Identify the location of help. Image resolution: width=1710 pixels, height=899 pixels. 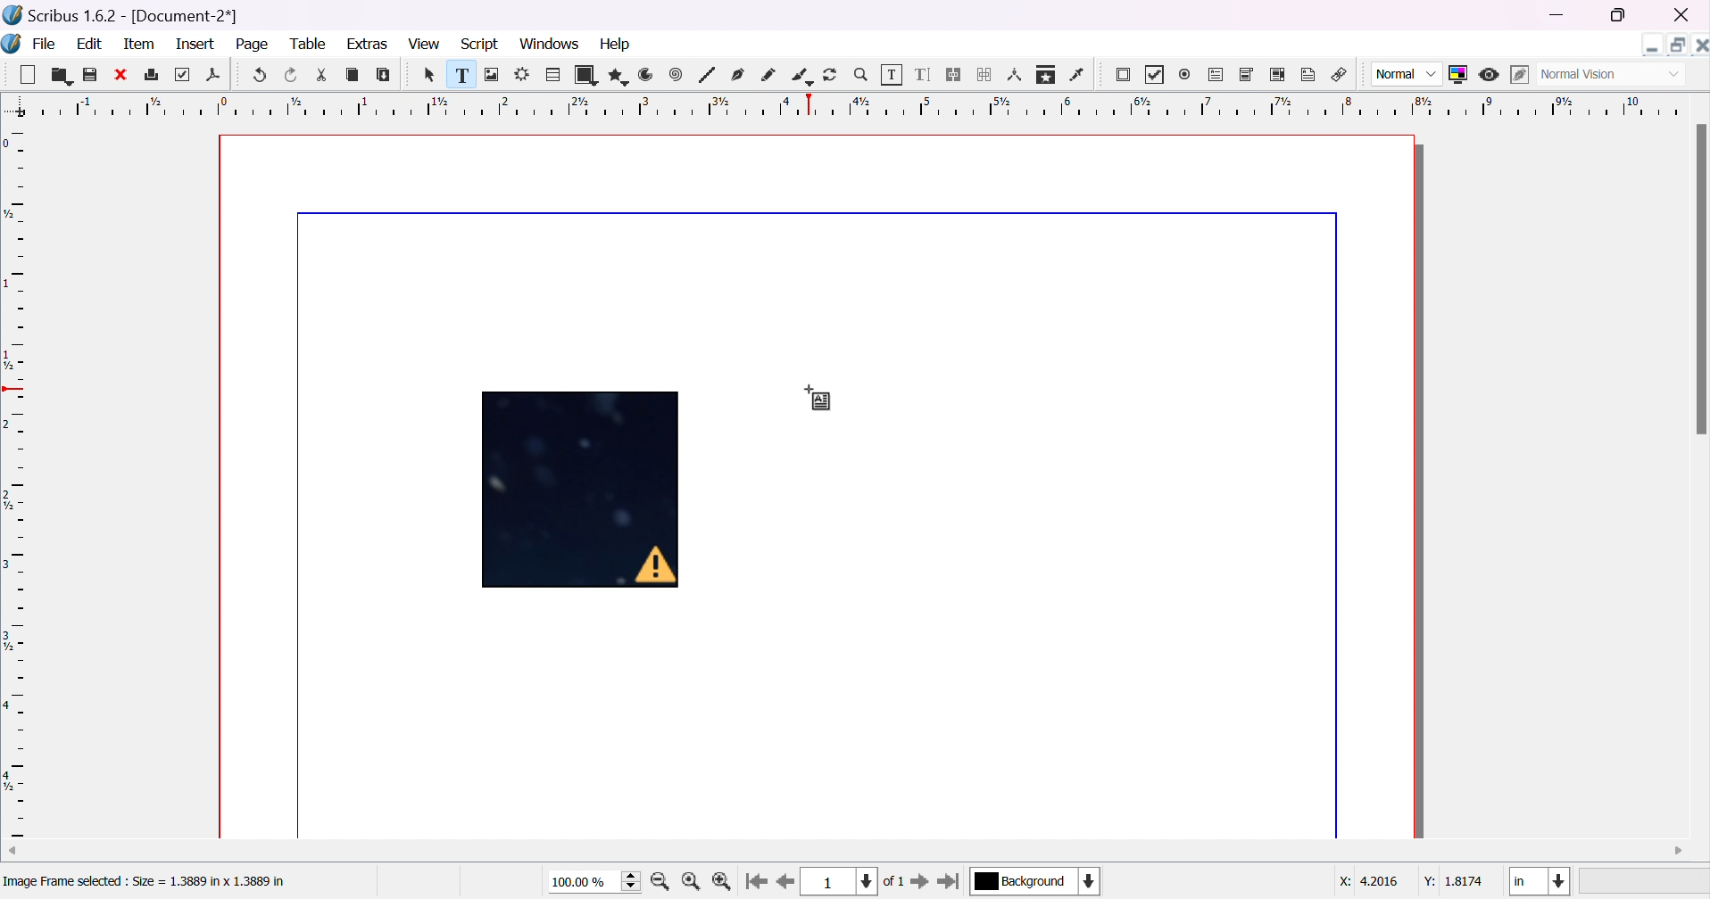
(618, 43).